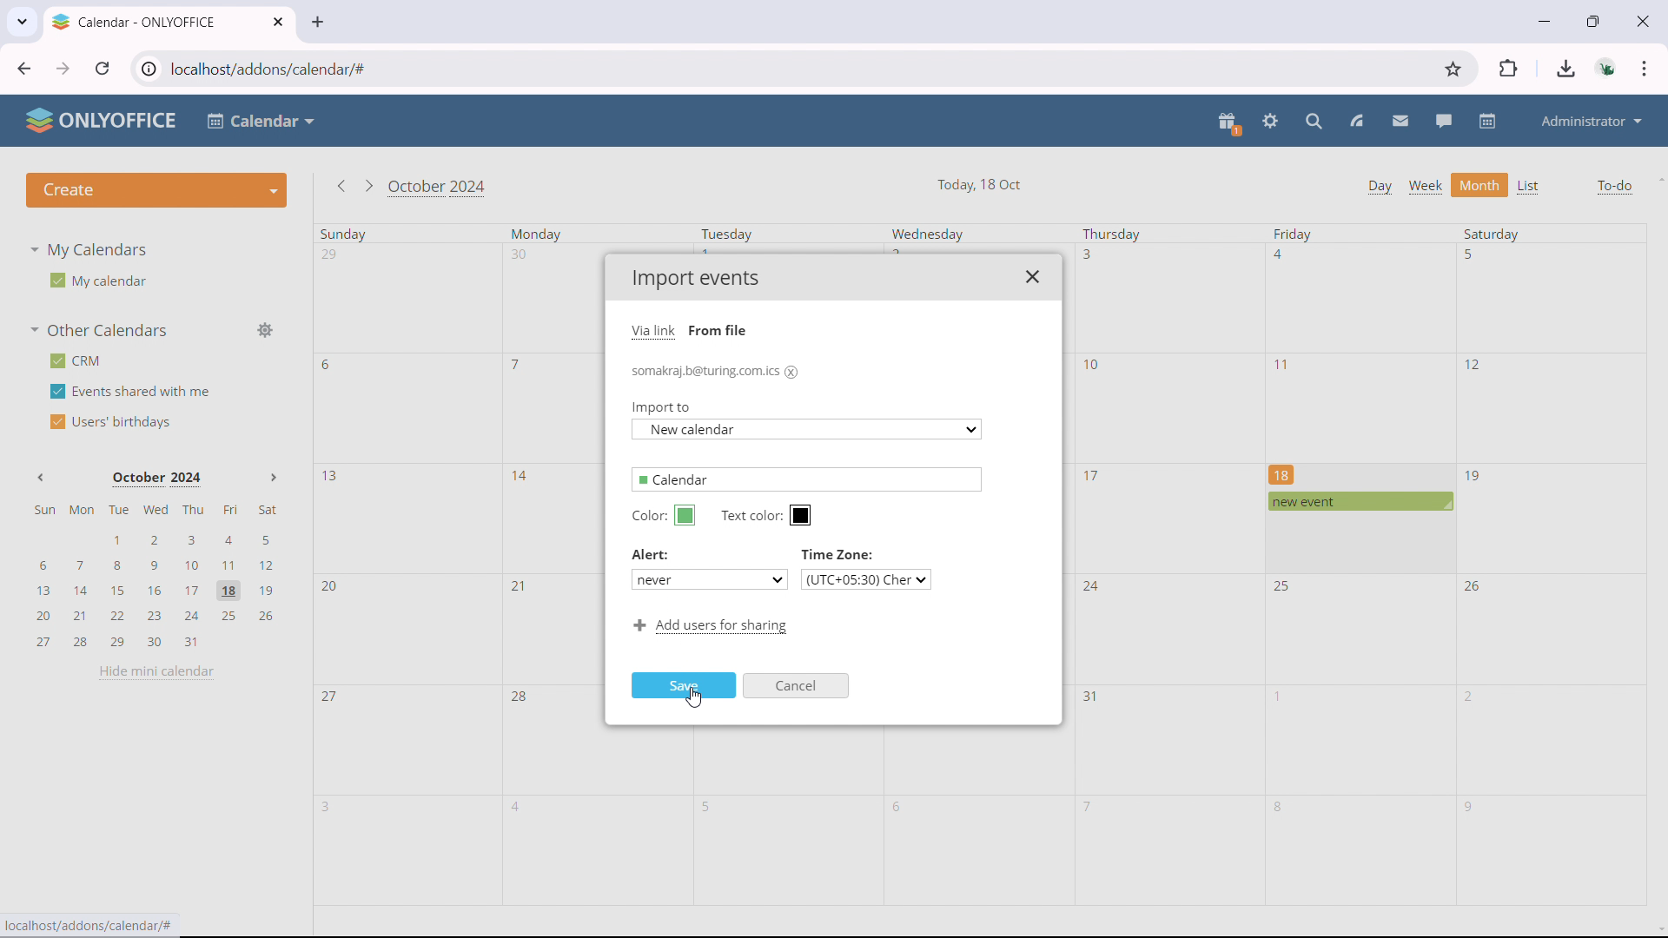 This screenshot has height=938, width=1668. I want to click on new tab, so click(317, 23).